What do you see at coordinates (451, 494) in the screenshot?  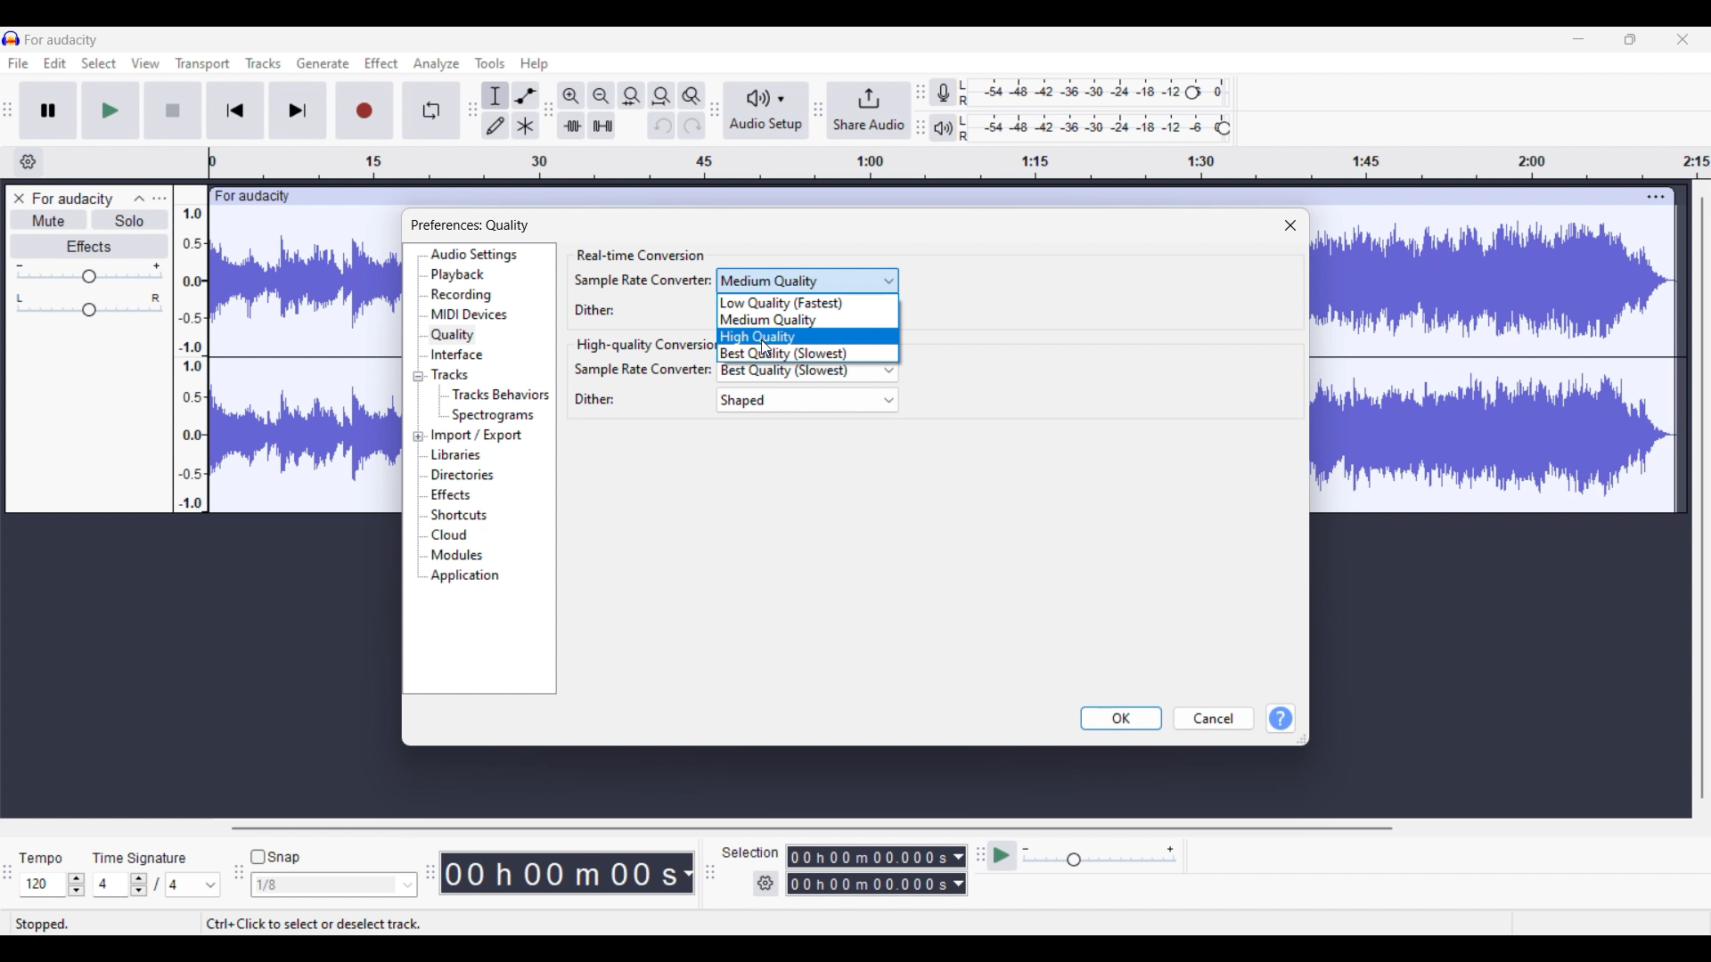 I see `Effects` at bounding box center [451, 494].